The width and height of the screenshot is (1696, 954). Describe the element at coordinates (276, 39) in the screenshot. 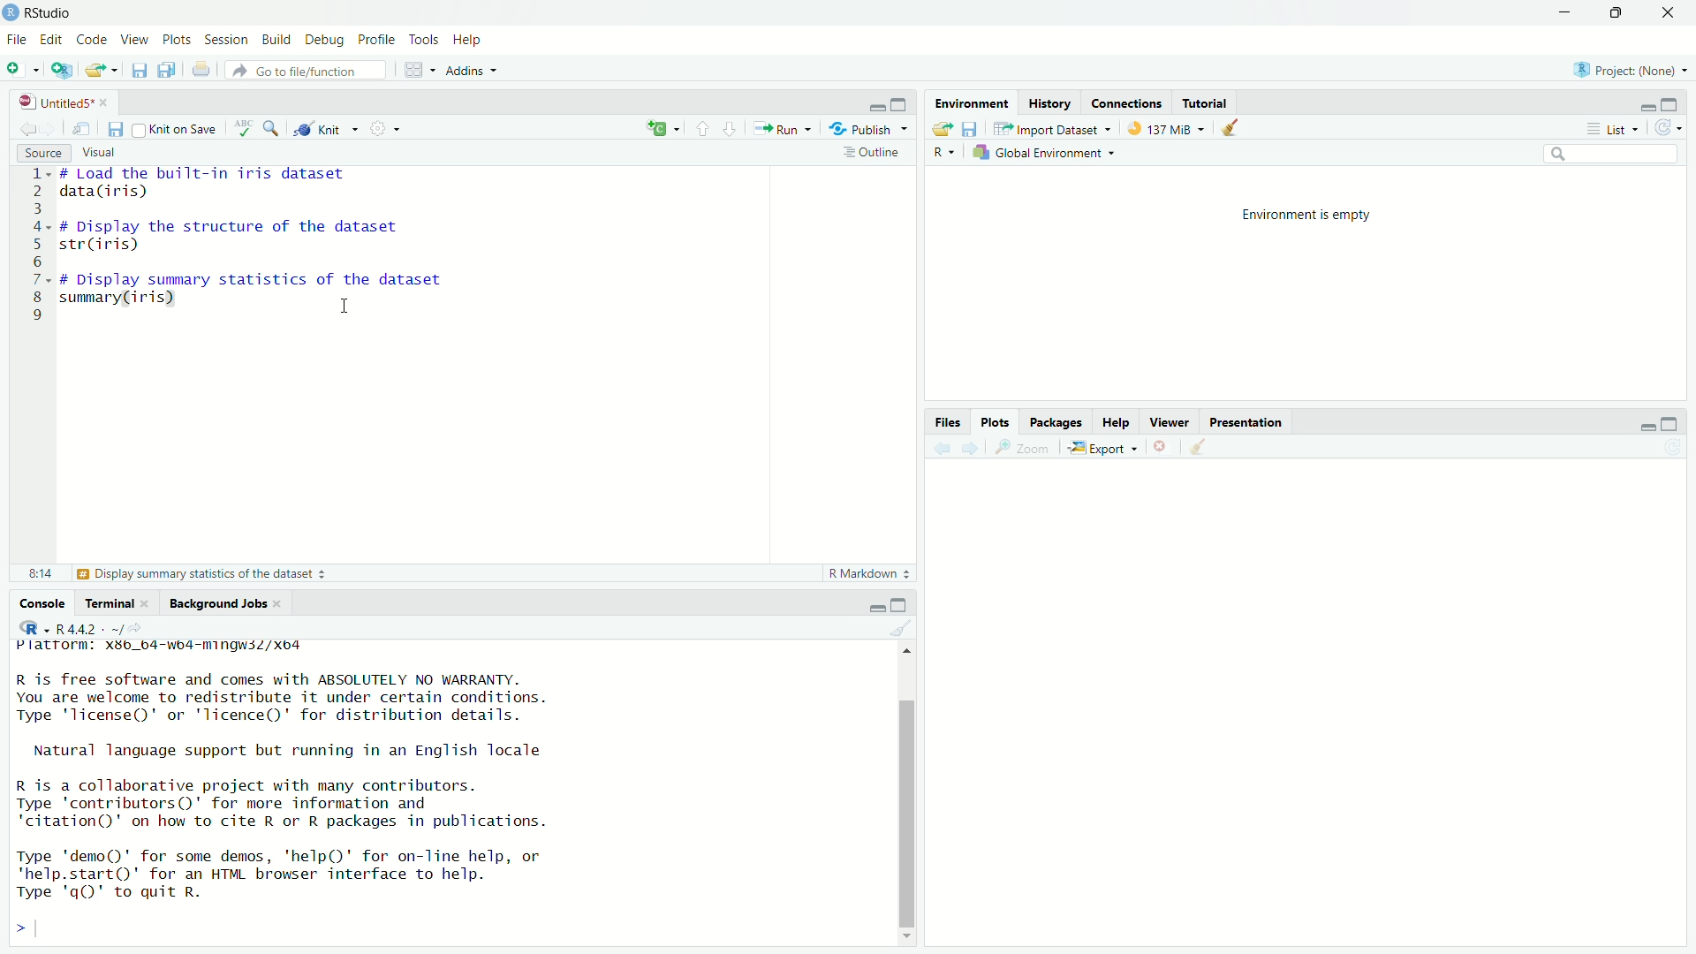

I see `Build` at that location.